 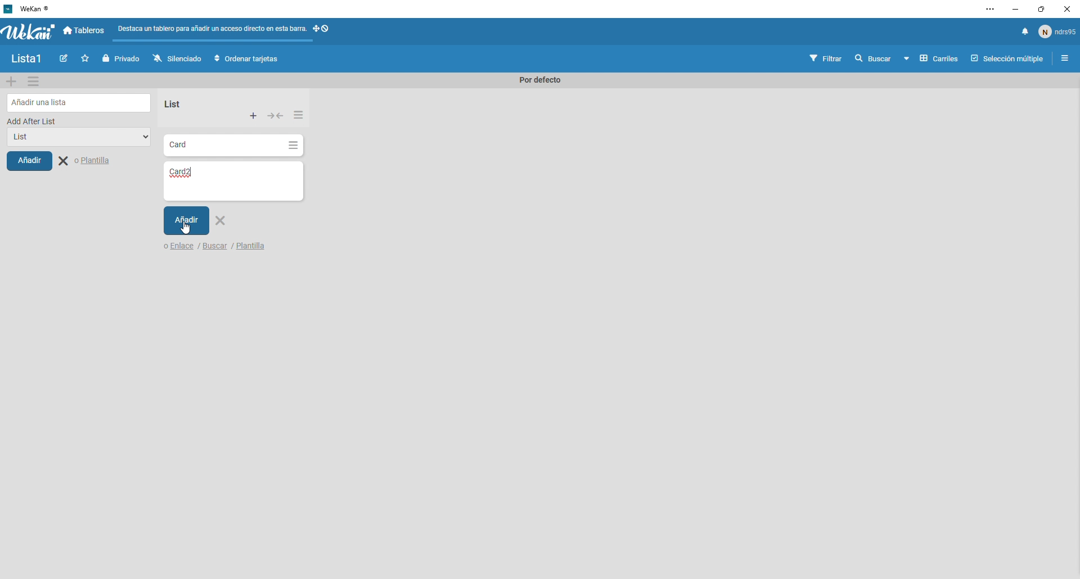 What do you see at coordinates (28, 31) in the screenshot?
I see `Wekan` at bounding box center [28, 31].